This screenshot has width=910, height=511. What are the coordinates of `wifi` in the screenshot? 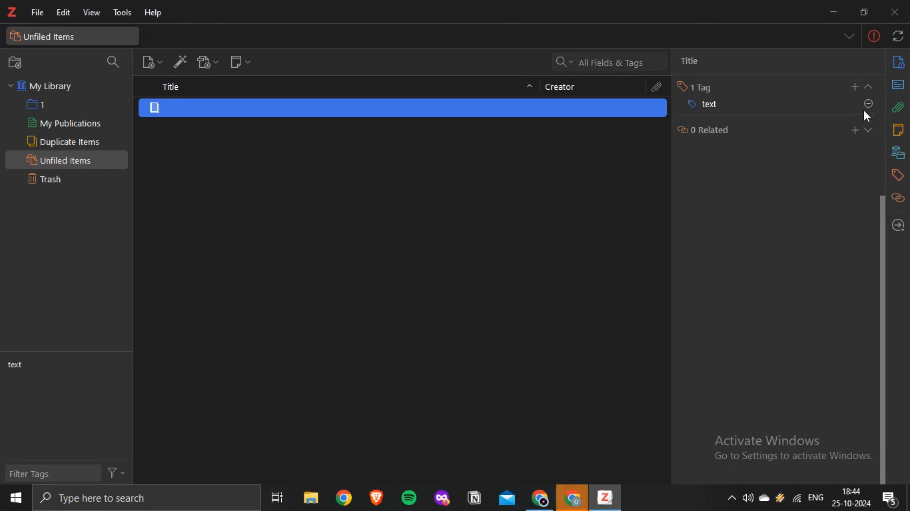 It's located at (798, 498).